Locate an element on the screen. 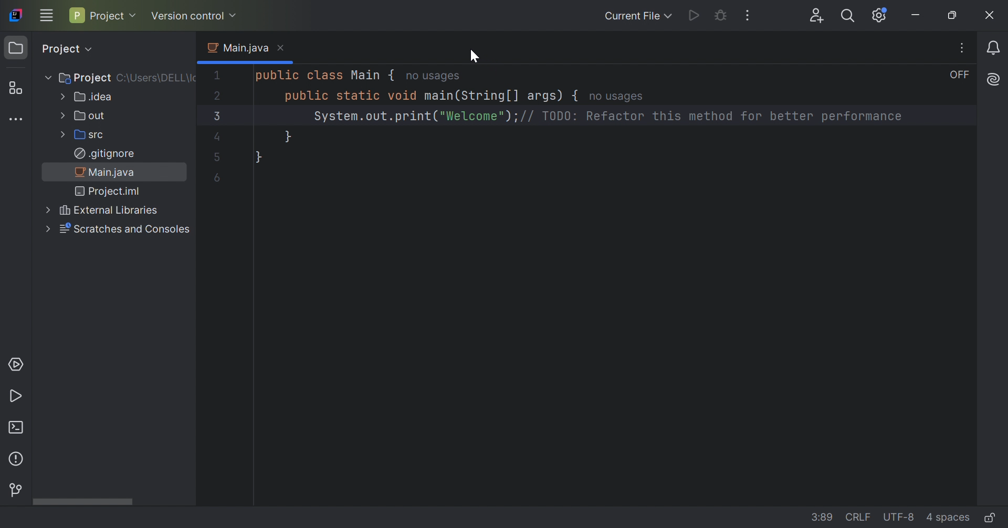 Image resolution: width=1008 pixels, height=528 pixels. 5 is located at coordinates (217, 159).